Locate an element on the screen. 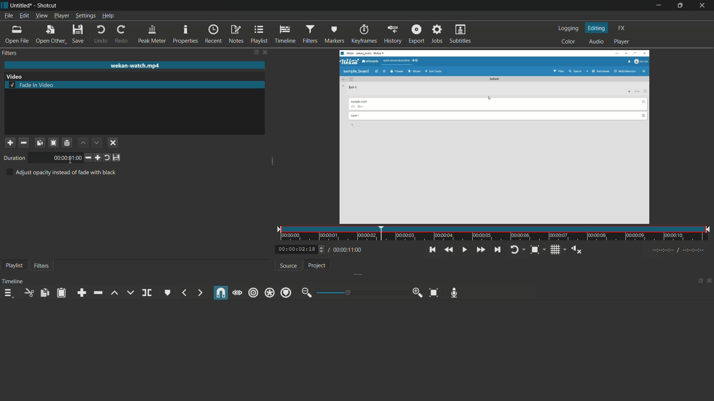 This screenshot has width=714, height=401. properties is located at coordinates (186, 34).